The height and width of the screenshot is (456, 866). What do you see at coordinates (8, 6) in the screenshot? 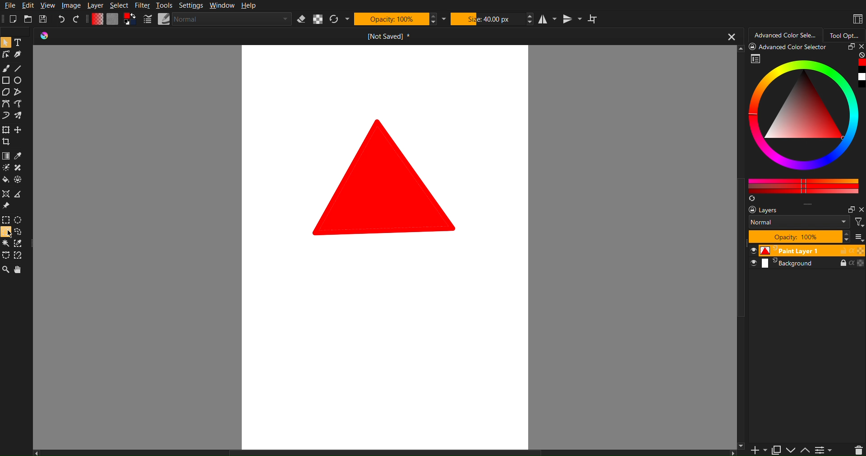
I see `File` at bounding box center [8, 6].